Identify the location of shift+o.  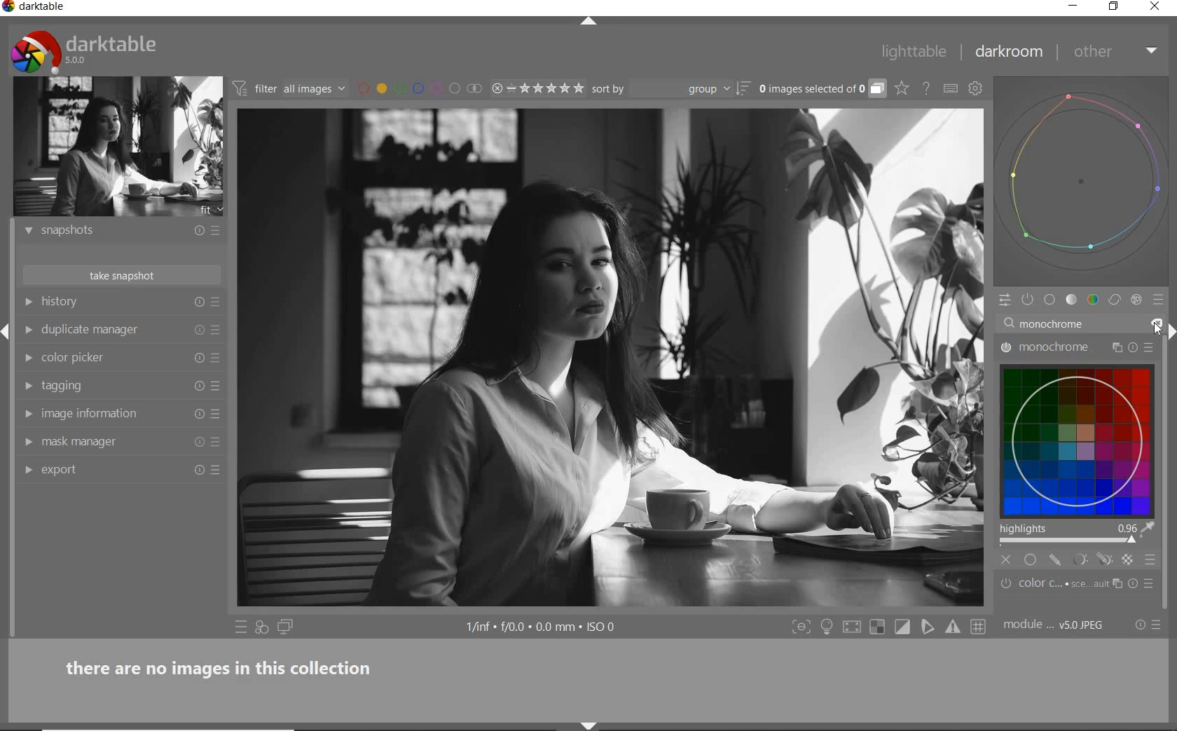
(876, 628).